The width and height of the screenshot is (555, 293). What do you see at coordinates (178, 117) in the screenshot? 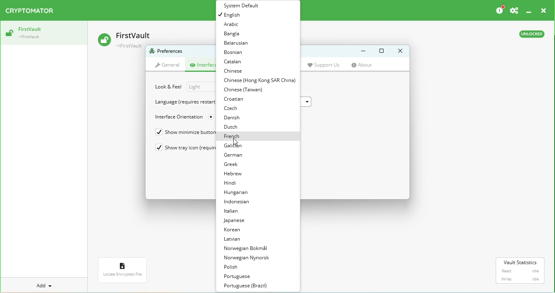
I see `Interface orientation` at bounding box center [178, 117].